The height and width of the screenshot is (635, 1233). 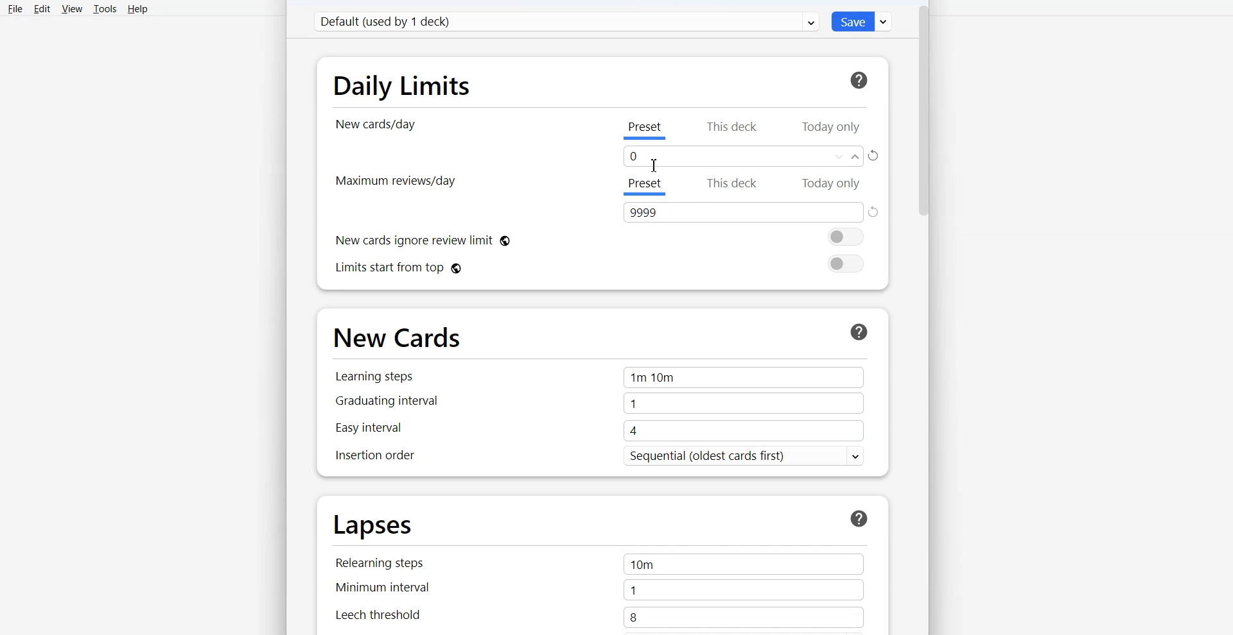 I want to click on Rest, so click(x=875, y=157).